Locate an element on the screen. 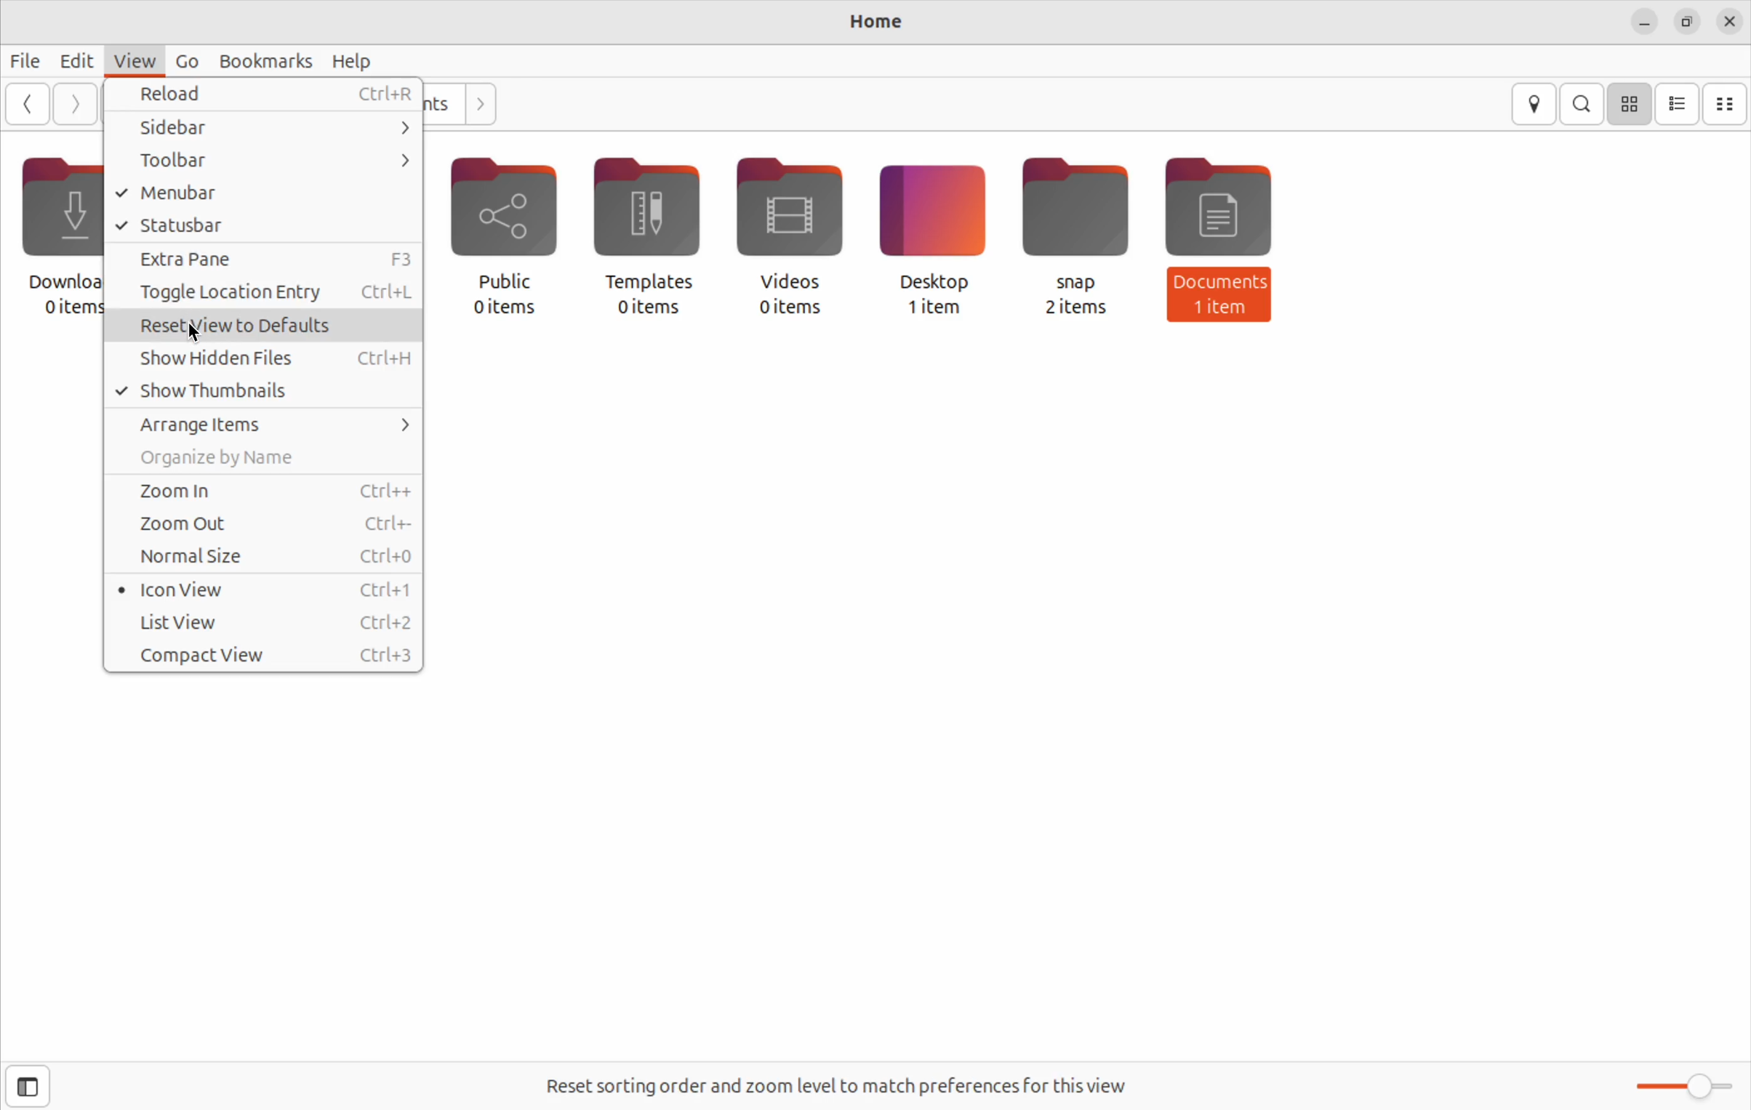 The image size is (1751, 1110). Reload is located at coordinates (264, 97).